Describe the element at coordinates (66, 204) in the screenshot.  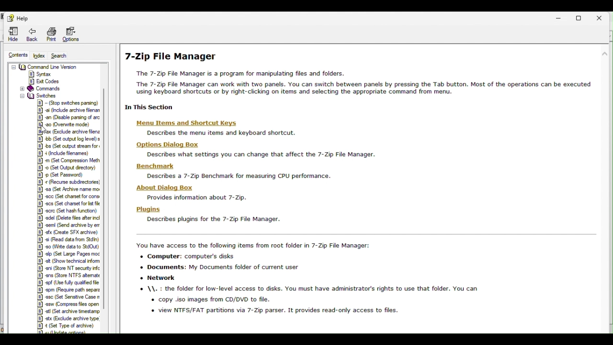
I see `|&] acs (Set charset for lst file` at that location.